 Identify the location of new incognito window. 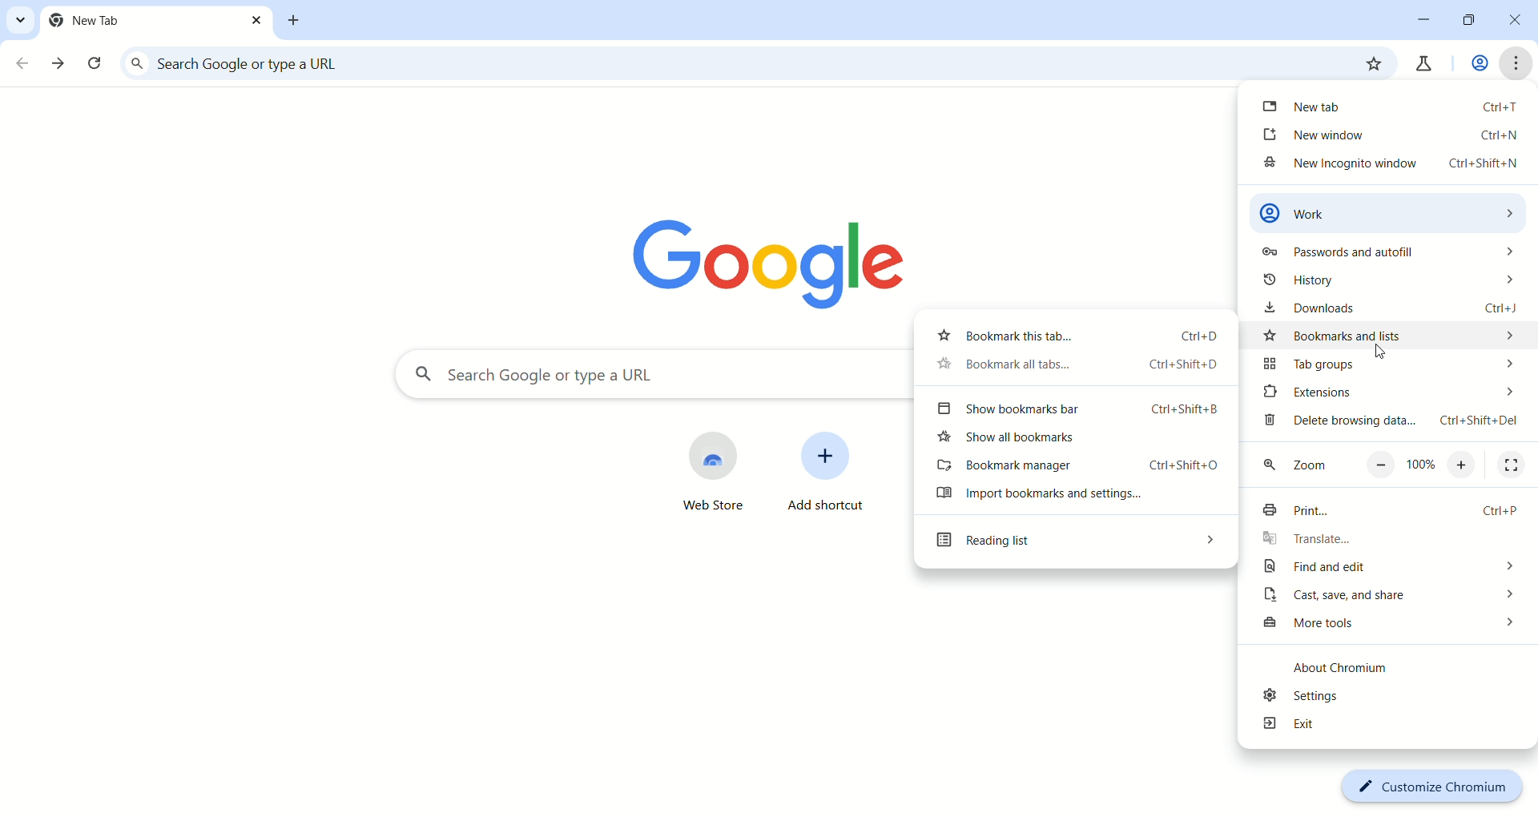
(1388, 167).